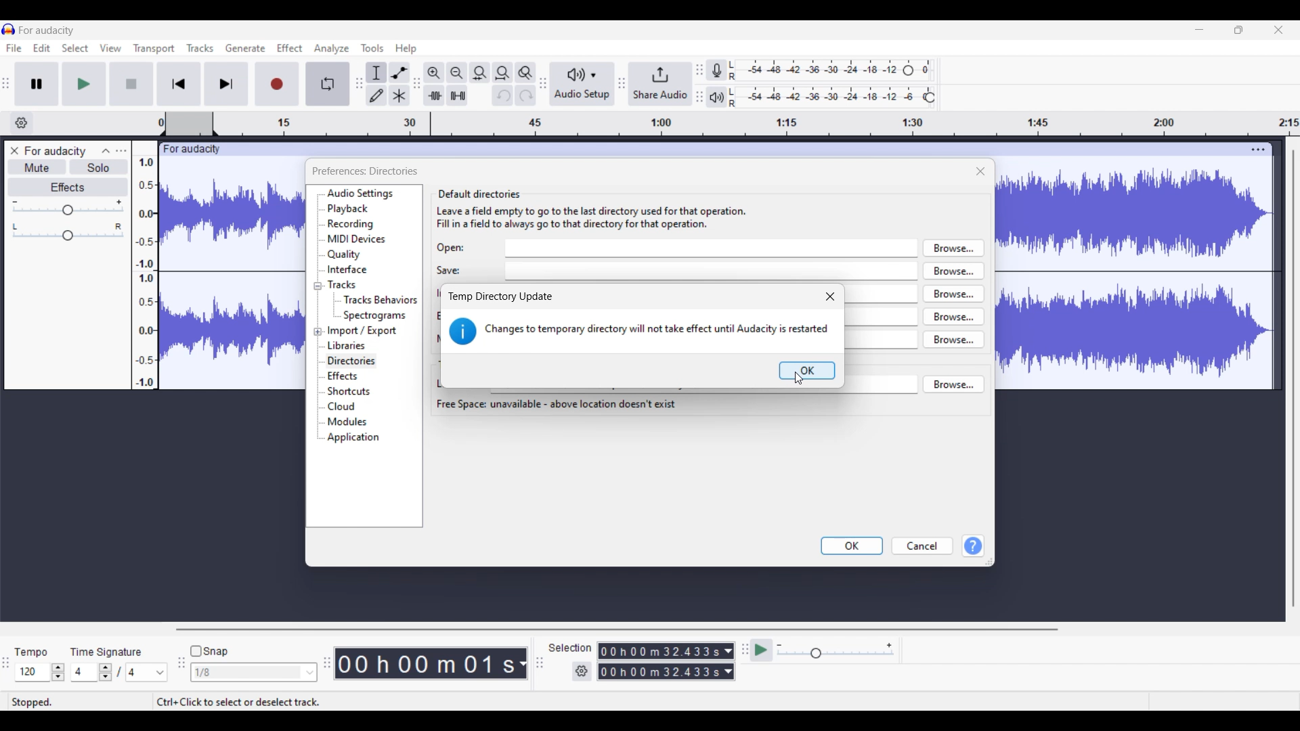 The width and height of the screenshot is (1300, 731). I want to click on Audio setup, so click(582, 83).